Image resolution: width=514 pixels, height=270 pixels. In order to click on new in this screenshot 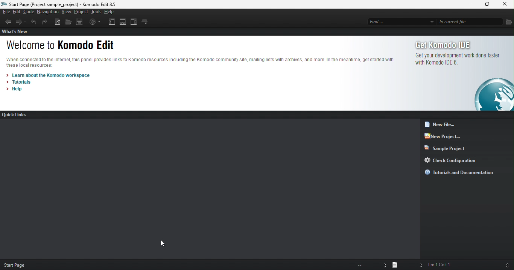, I will do `click(58, 21)`.